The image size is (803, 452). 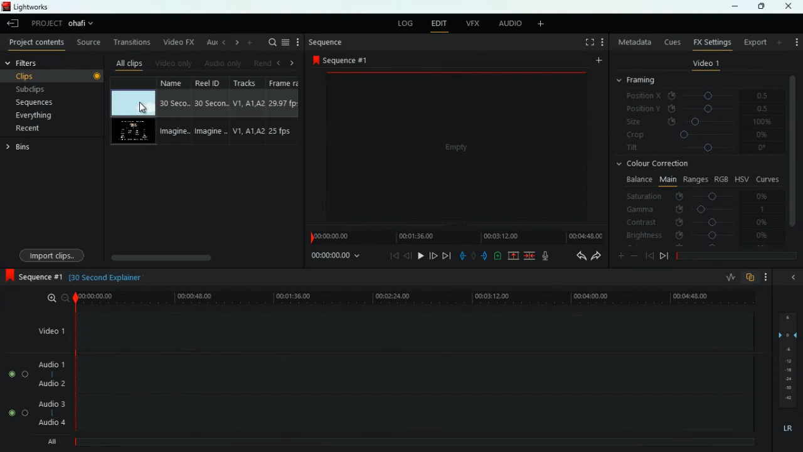 What do you see at coordinates (221, 63) in the screenshot?
I see `audio only` at bounding box center [221, 63].